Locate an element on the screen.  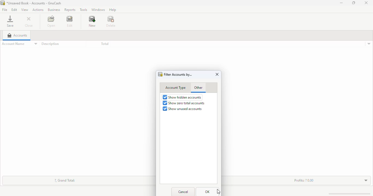
close is located at coordinates (217, 74).